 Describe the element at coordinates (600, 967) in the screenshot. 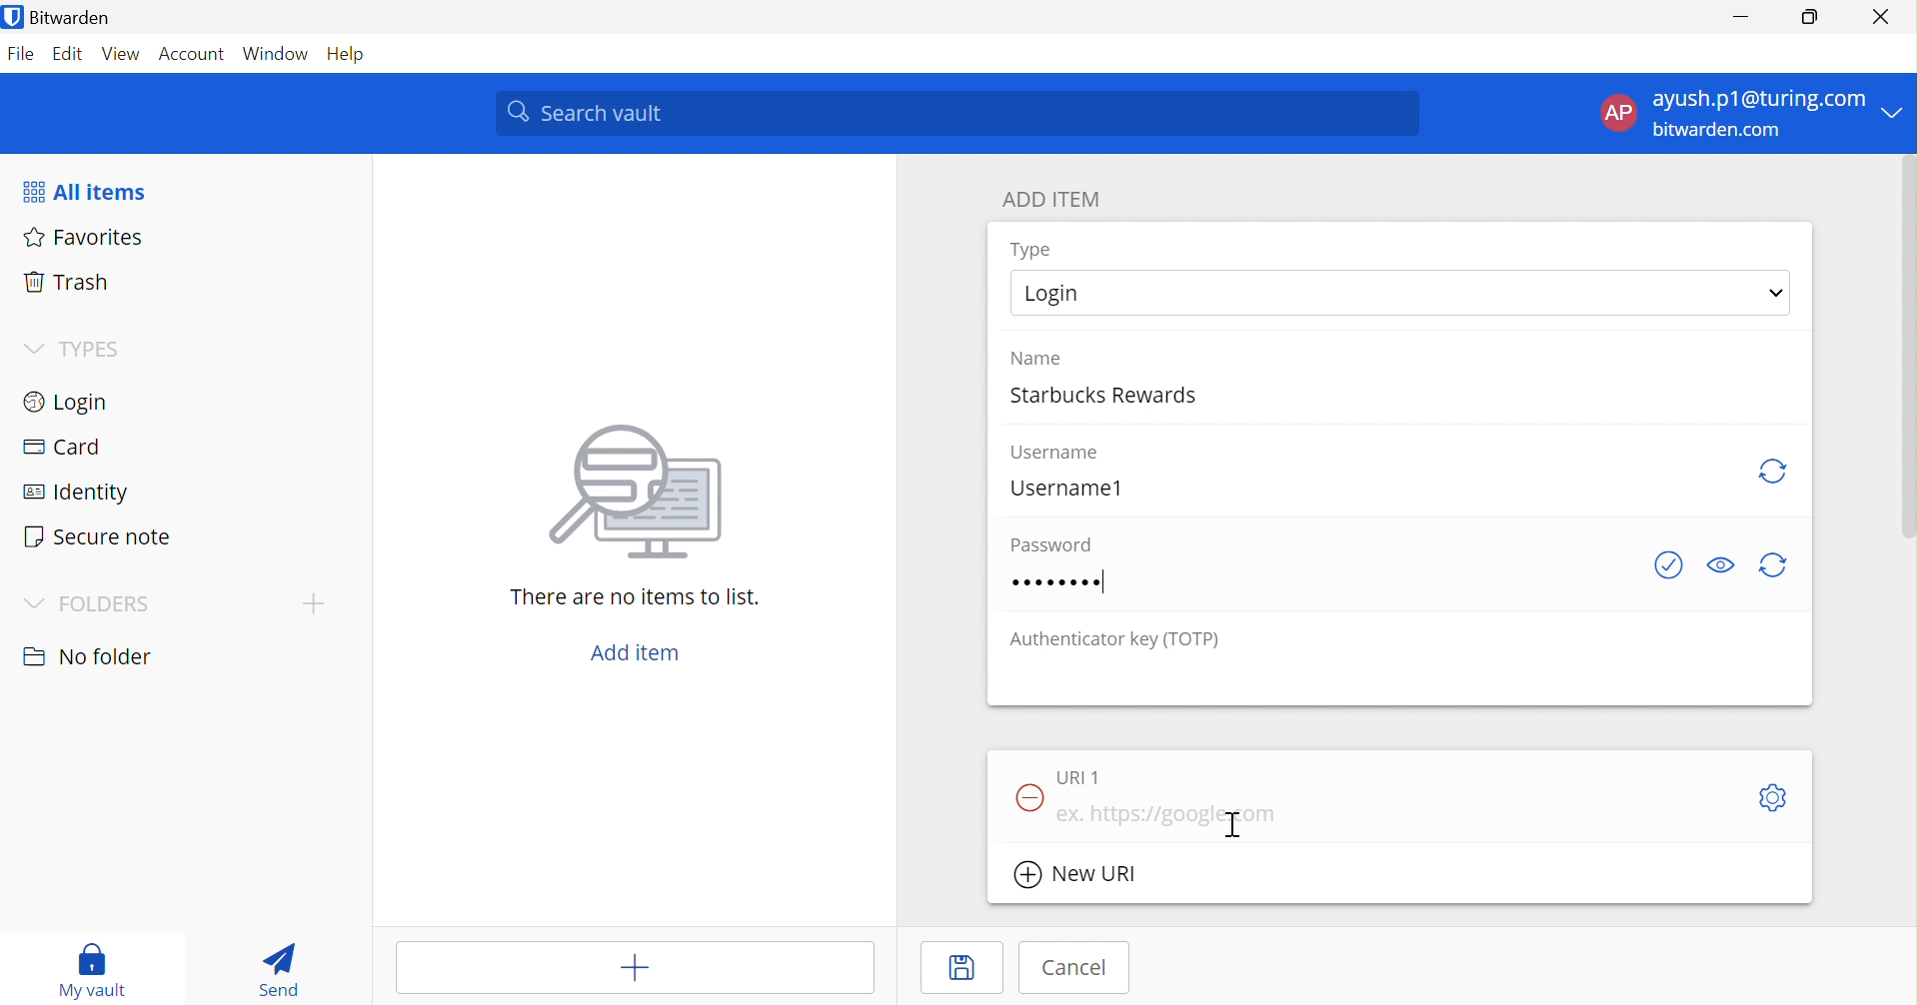

I see `Add item` at that location.